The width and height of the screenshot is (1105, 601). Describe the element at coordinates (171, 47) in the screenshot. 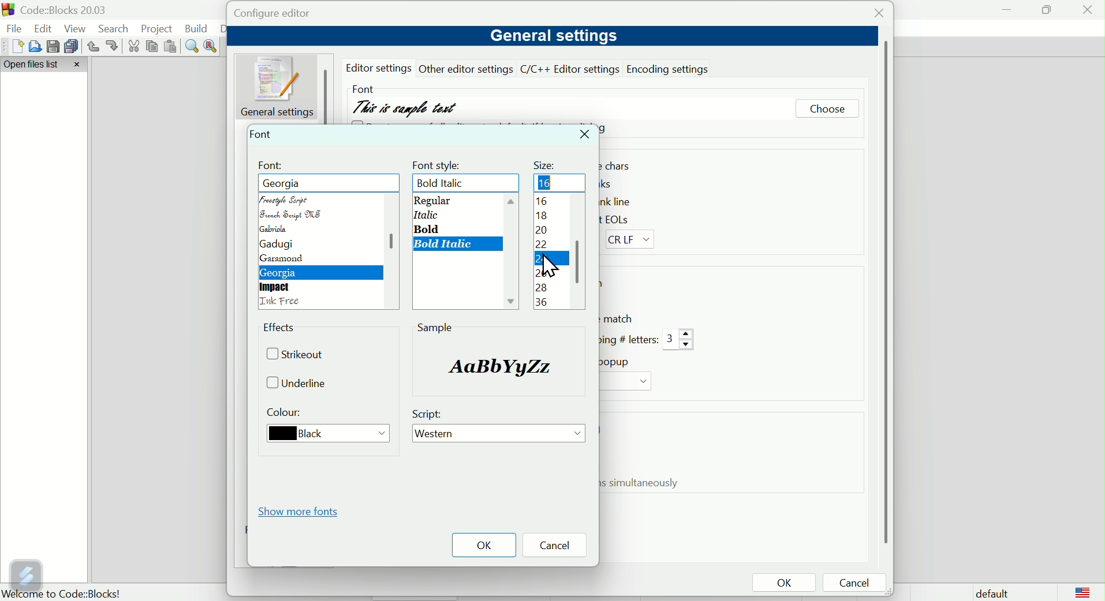

I see `Paste` at that location.